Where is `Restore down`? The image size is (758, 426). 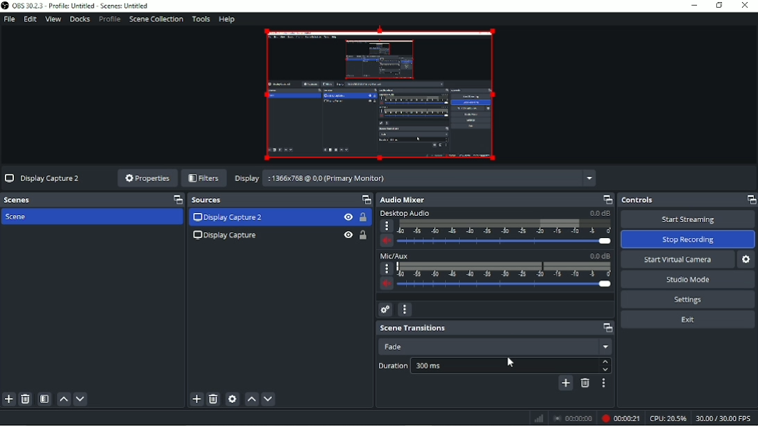 Restore down is located at coordinates (719, 6).